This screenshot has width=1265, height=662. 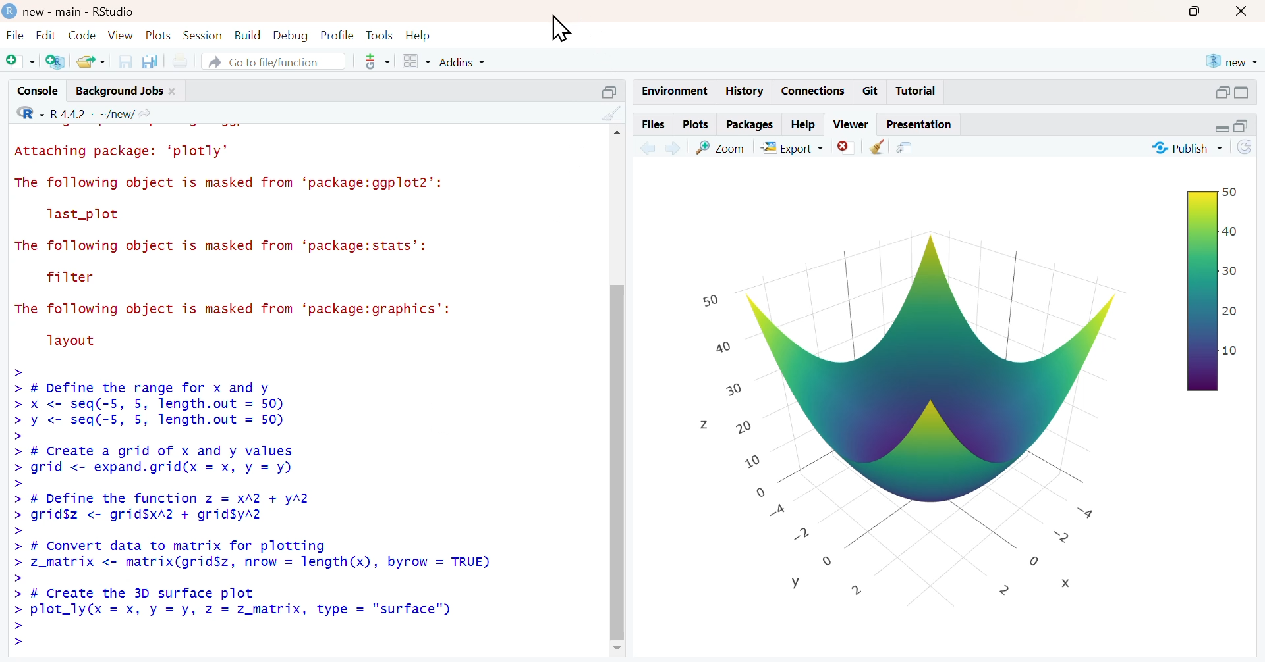 What do you see at coordinates (722, 147) in the screenshot?
I see `view a larger version of  the plot in new window` at bounding box center [722, 147].